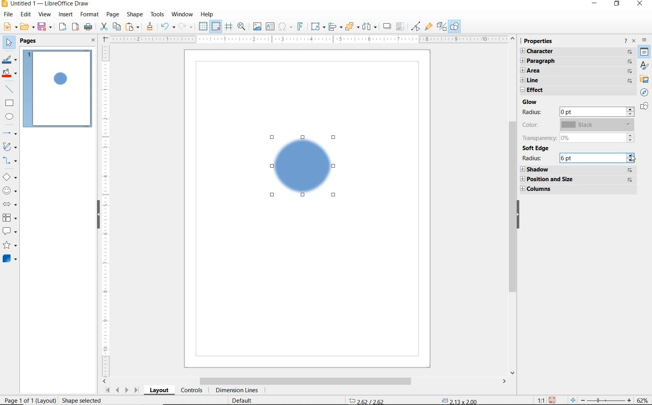  What do you see at coordinates (270, 26) in the screenshot?
I see `INSERT TEXT BOX` at bounding box center [270, 26].